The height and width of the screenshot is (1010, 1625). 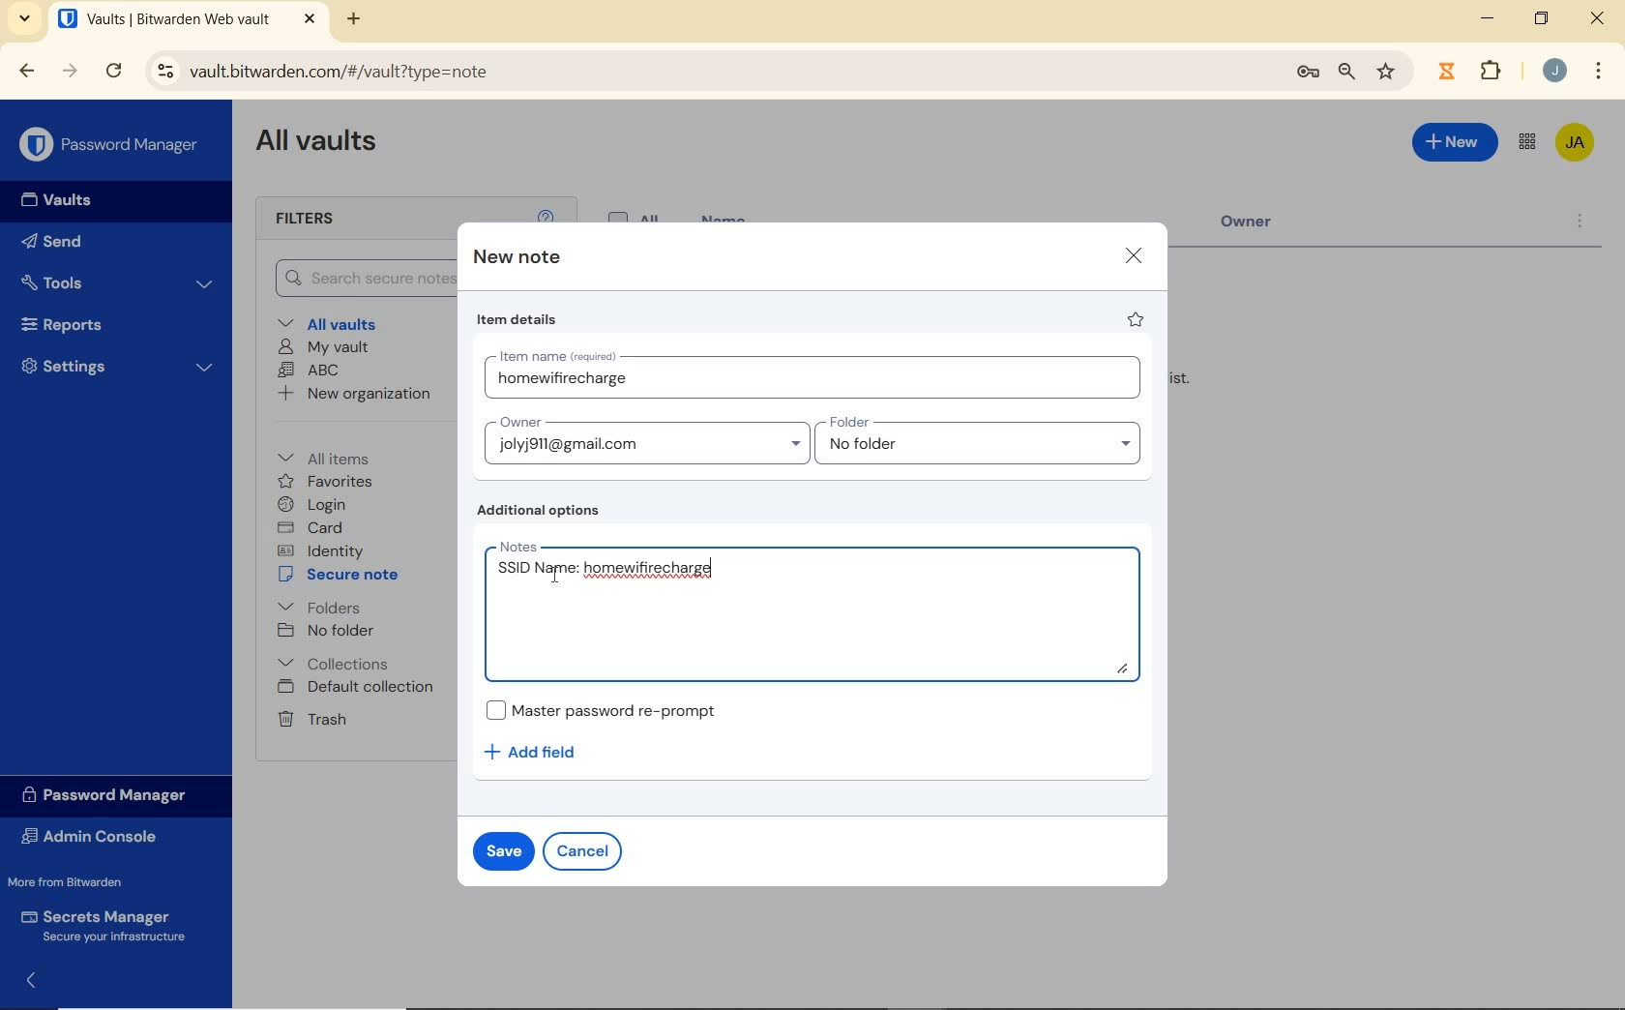 I want to click on No folder, so click(x=326, y=631).